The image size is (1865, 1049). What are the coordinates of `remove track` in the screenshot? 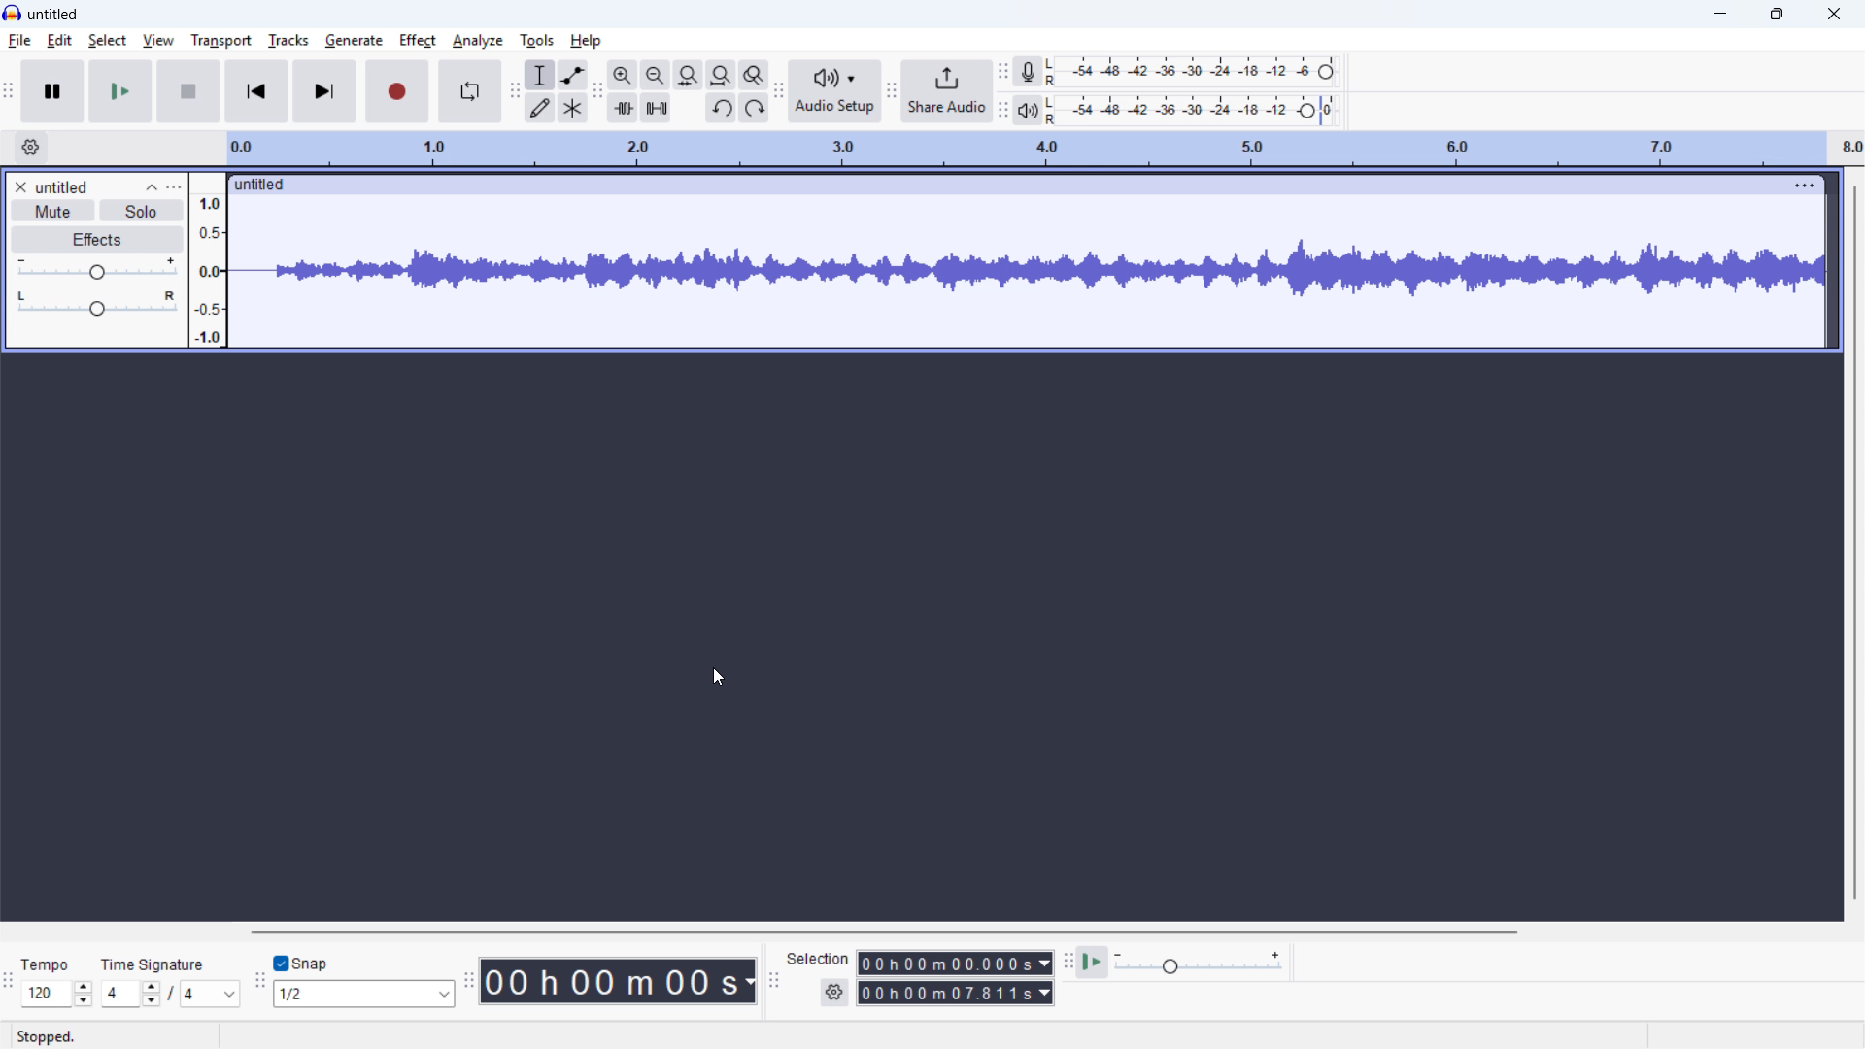 It's located at (19, 186).